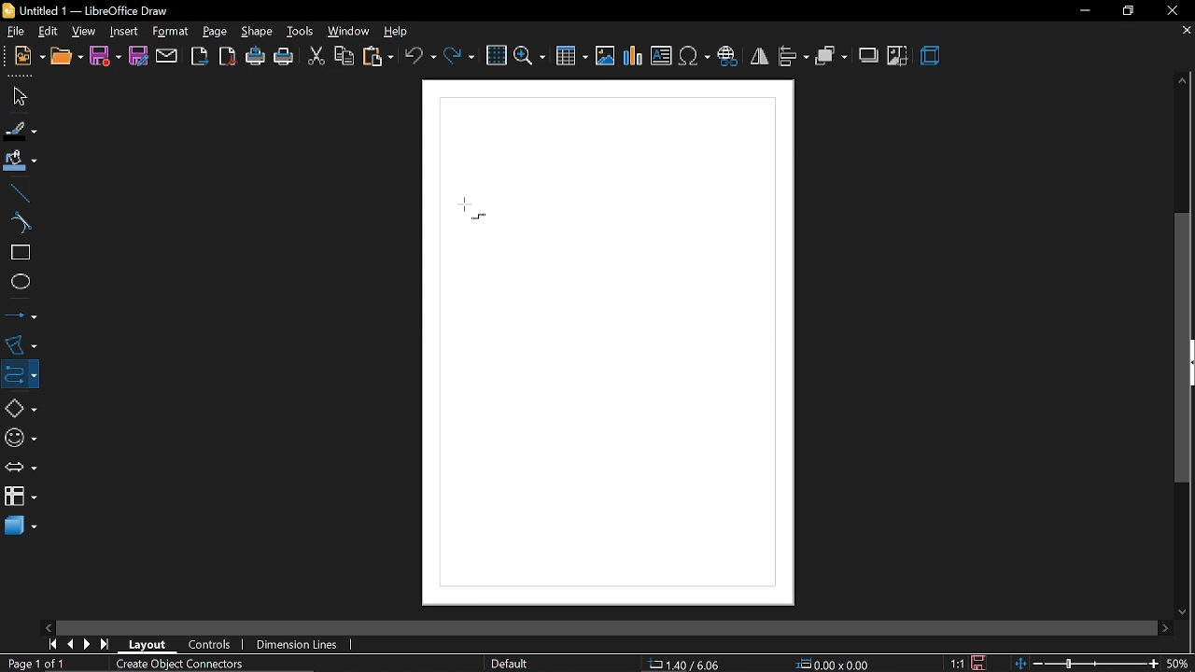  Describe the element at coordinates (21, 497) in the screenshot. I see `flowchart` at that location.